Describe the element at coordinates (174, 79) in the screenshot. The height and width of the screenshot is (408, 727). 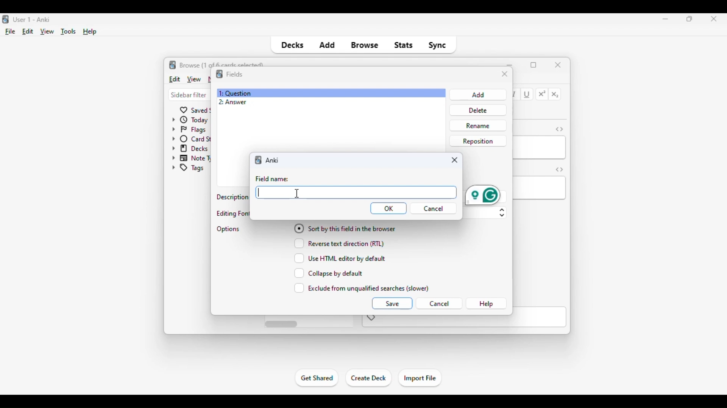
I see `edit` at that location.